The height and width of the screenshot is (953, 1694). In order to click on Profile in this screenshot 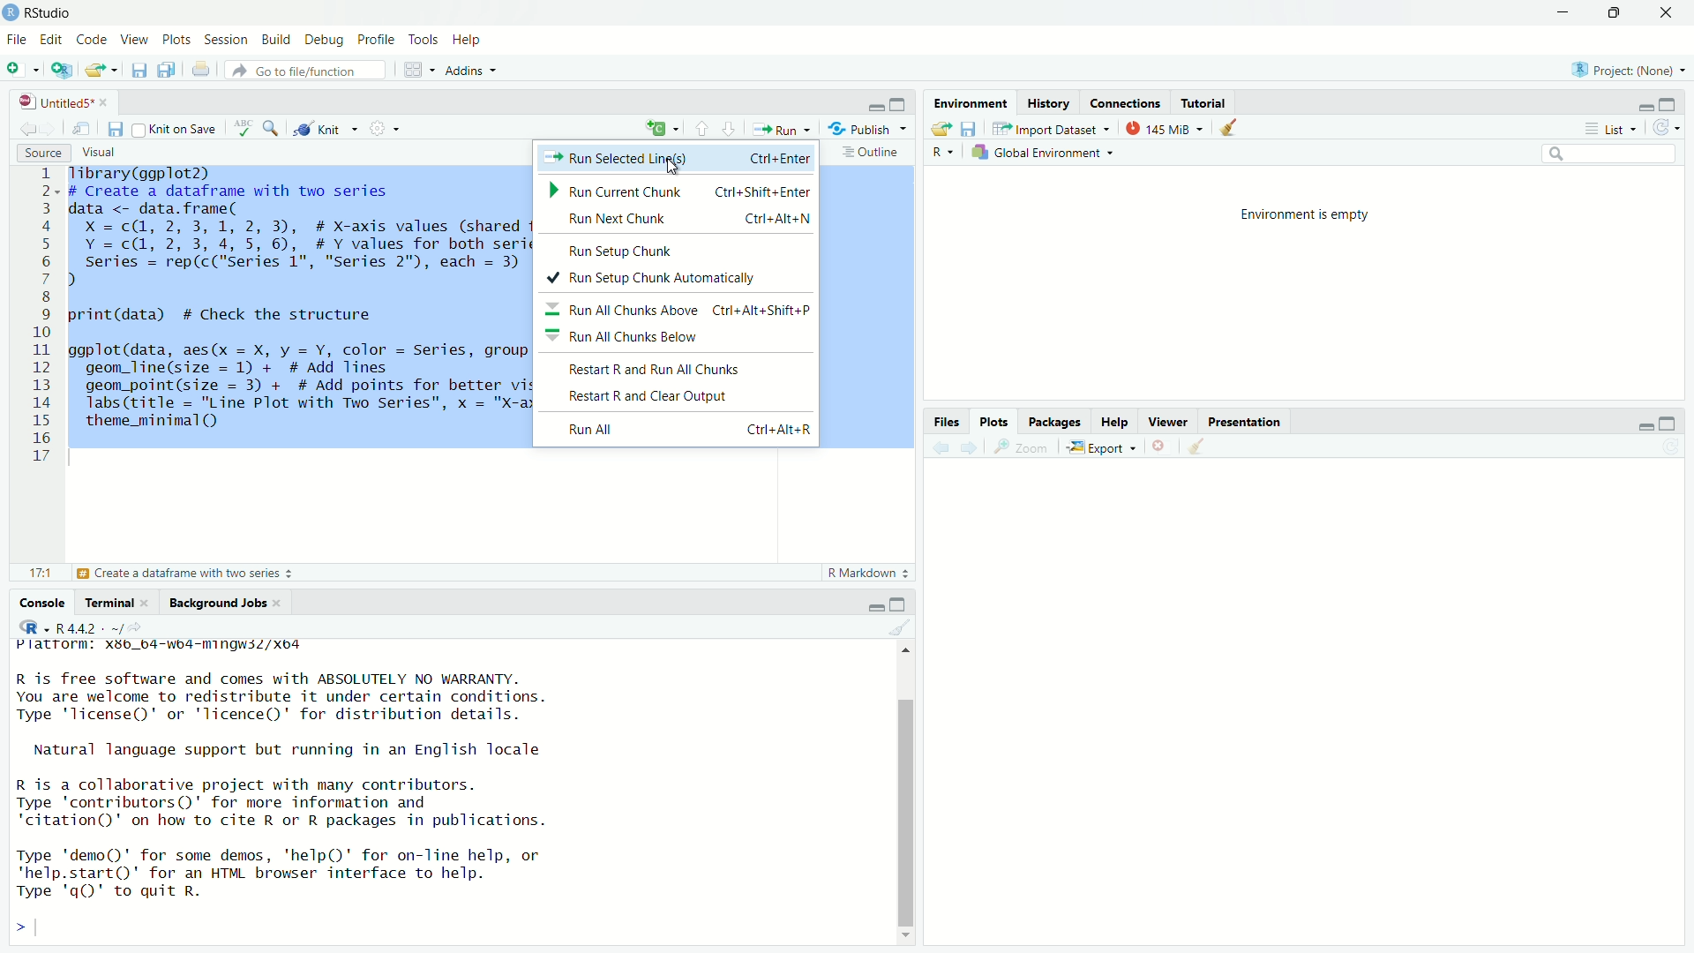, I will do `click(375, 41)`.